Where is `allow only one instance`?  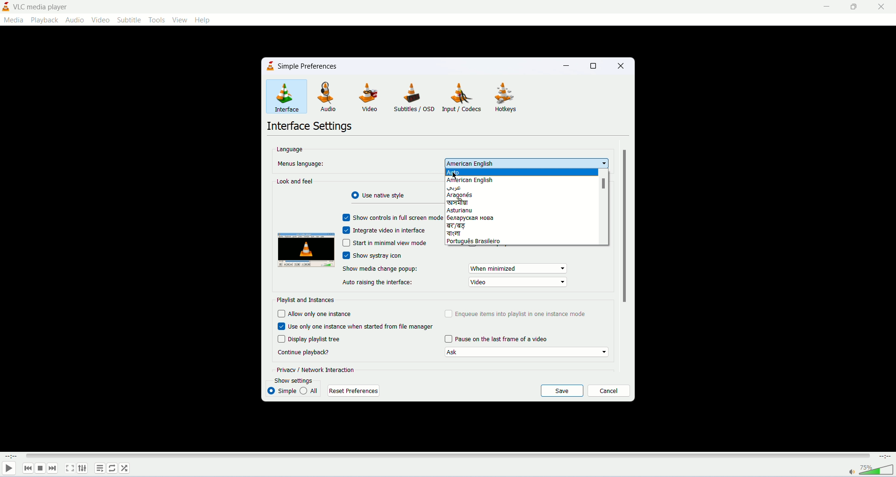 allow only one instance is located at coordinates (315, 314).